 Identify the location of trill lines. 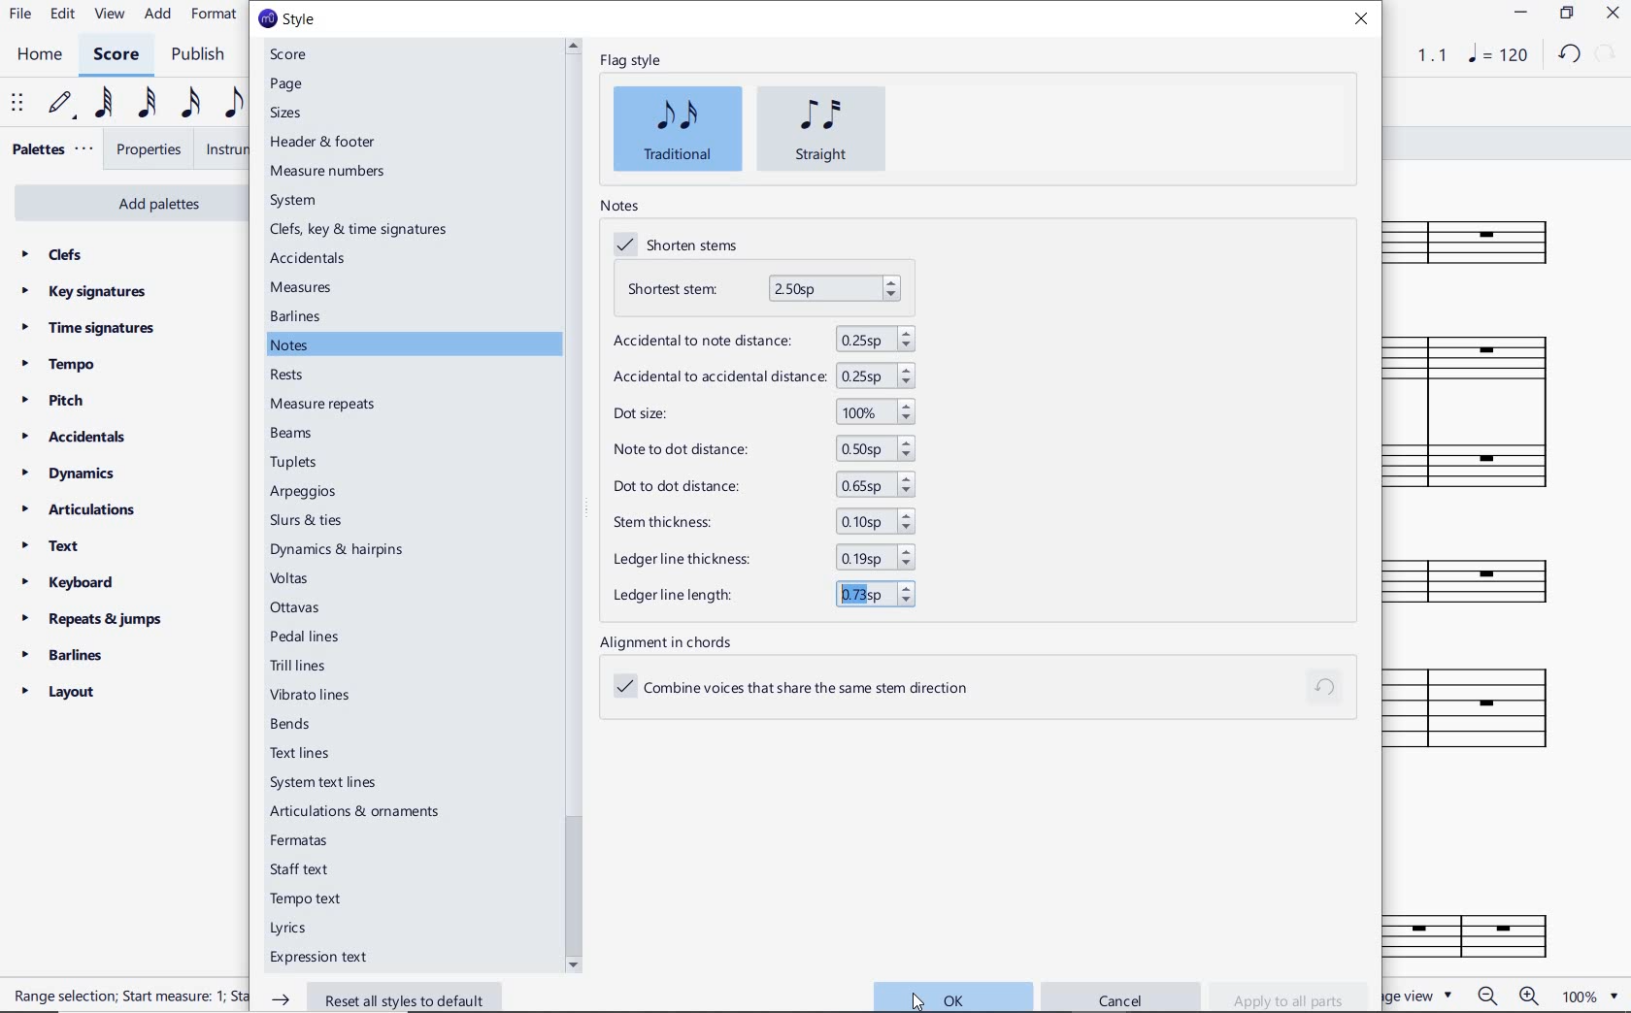
(315, 665).